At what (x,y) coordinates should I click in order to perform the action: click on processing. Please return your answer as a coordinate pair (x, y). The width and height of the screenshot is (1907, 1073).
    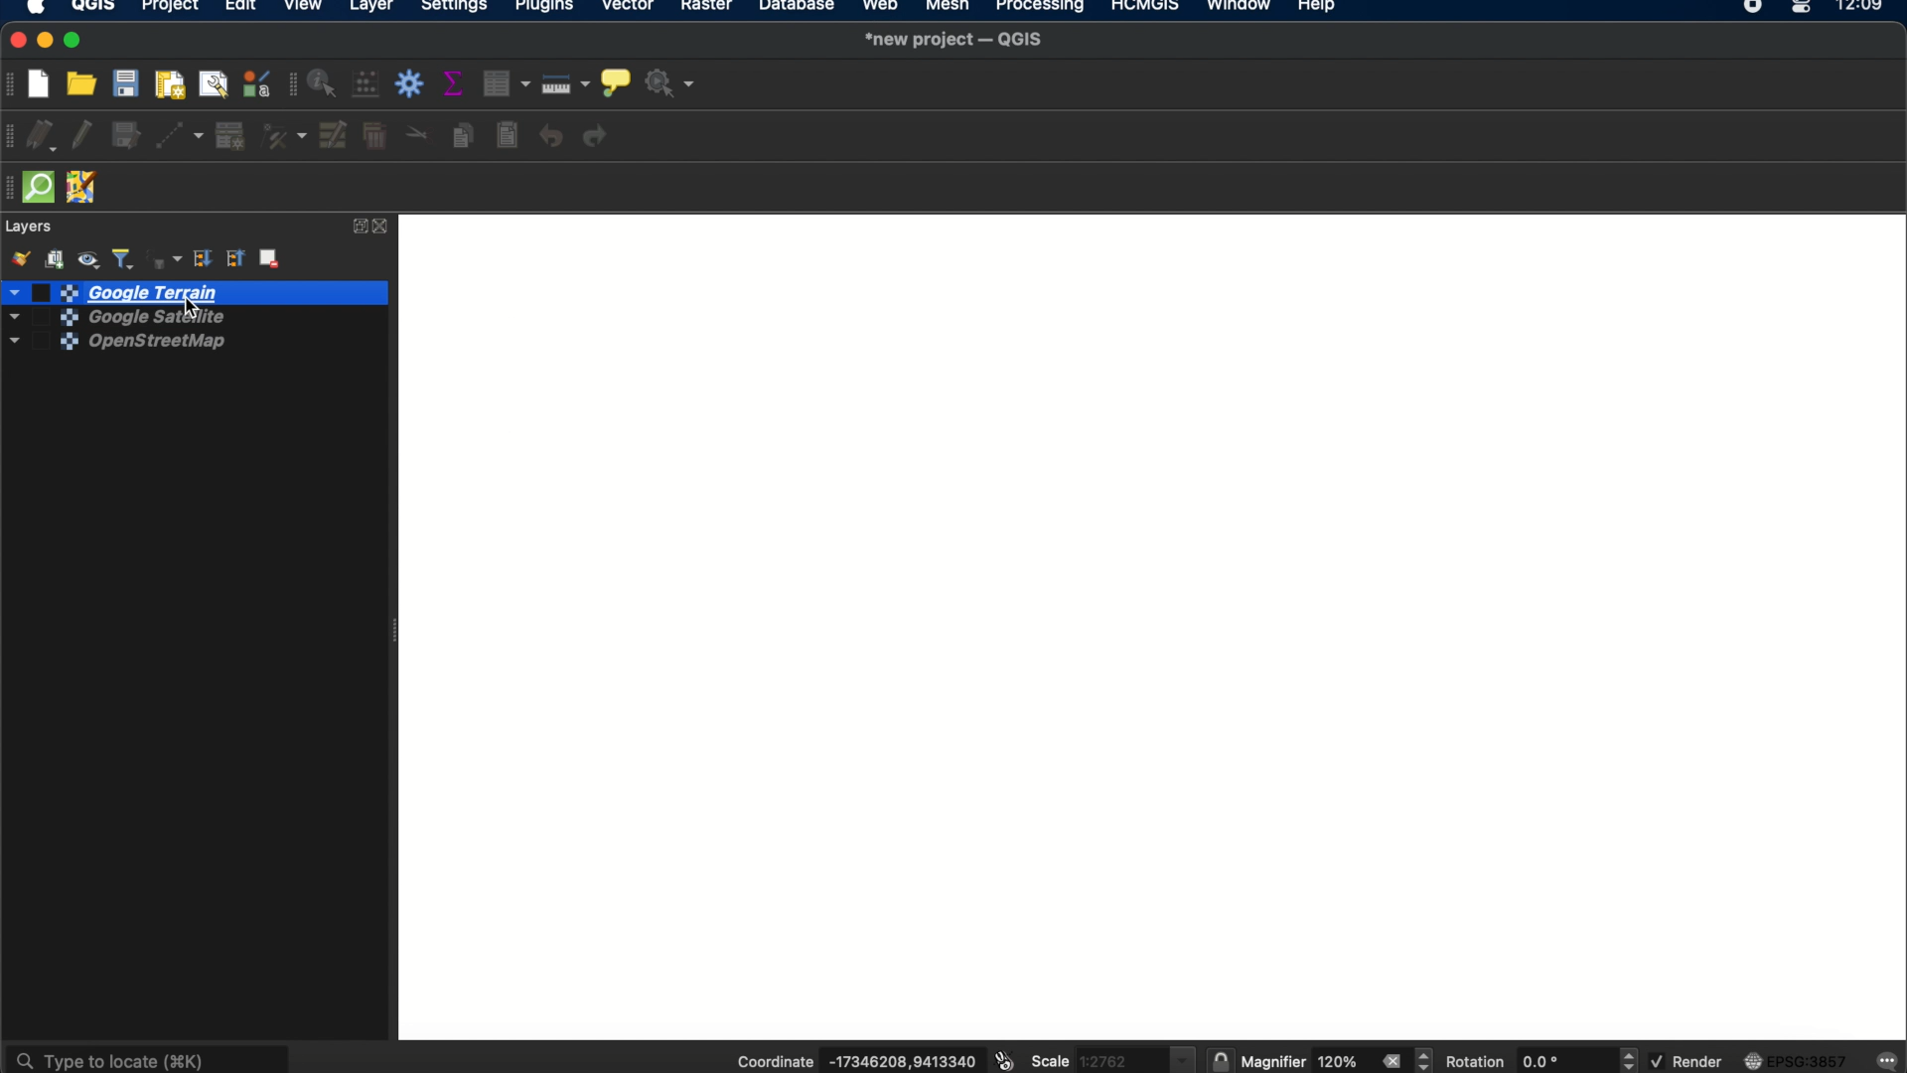
    Looking at the image, I should click on (1041, 8).